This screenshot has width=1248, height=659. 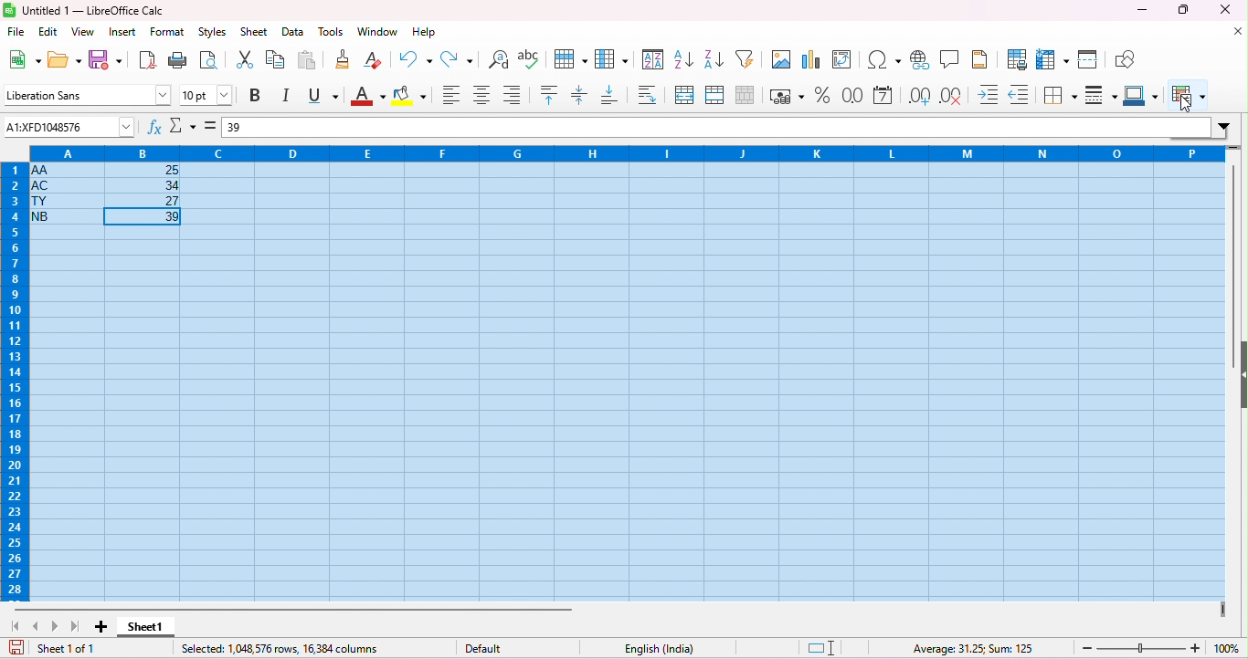 I want to click on show draw functions, so click(x=1126, y=58).